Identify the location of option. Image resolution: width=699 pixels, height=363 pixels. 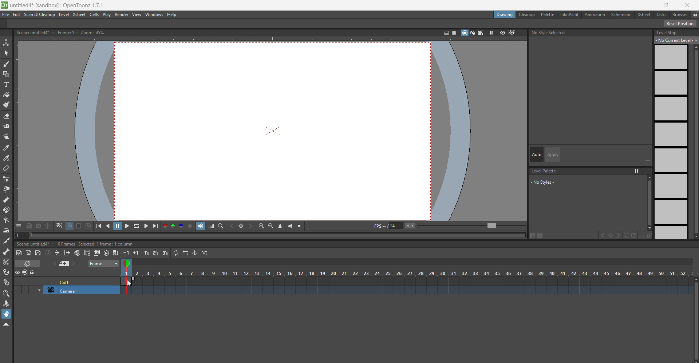
(637, 171).